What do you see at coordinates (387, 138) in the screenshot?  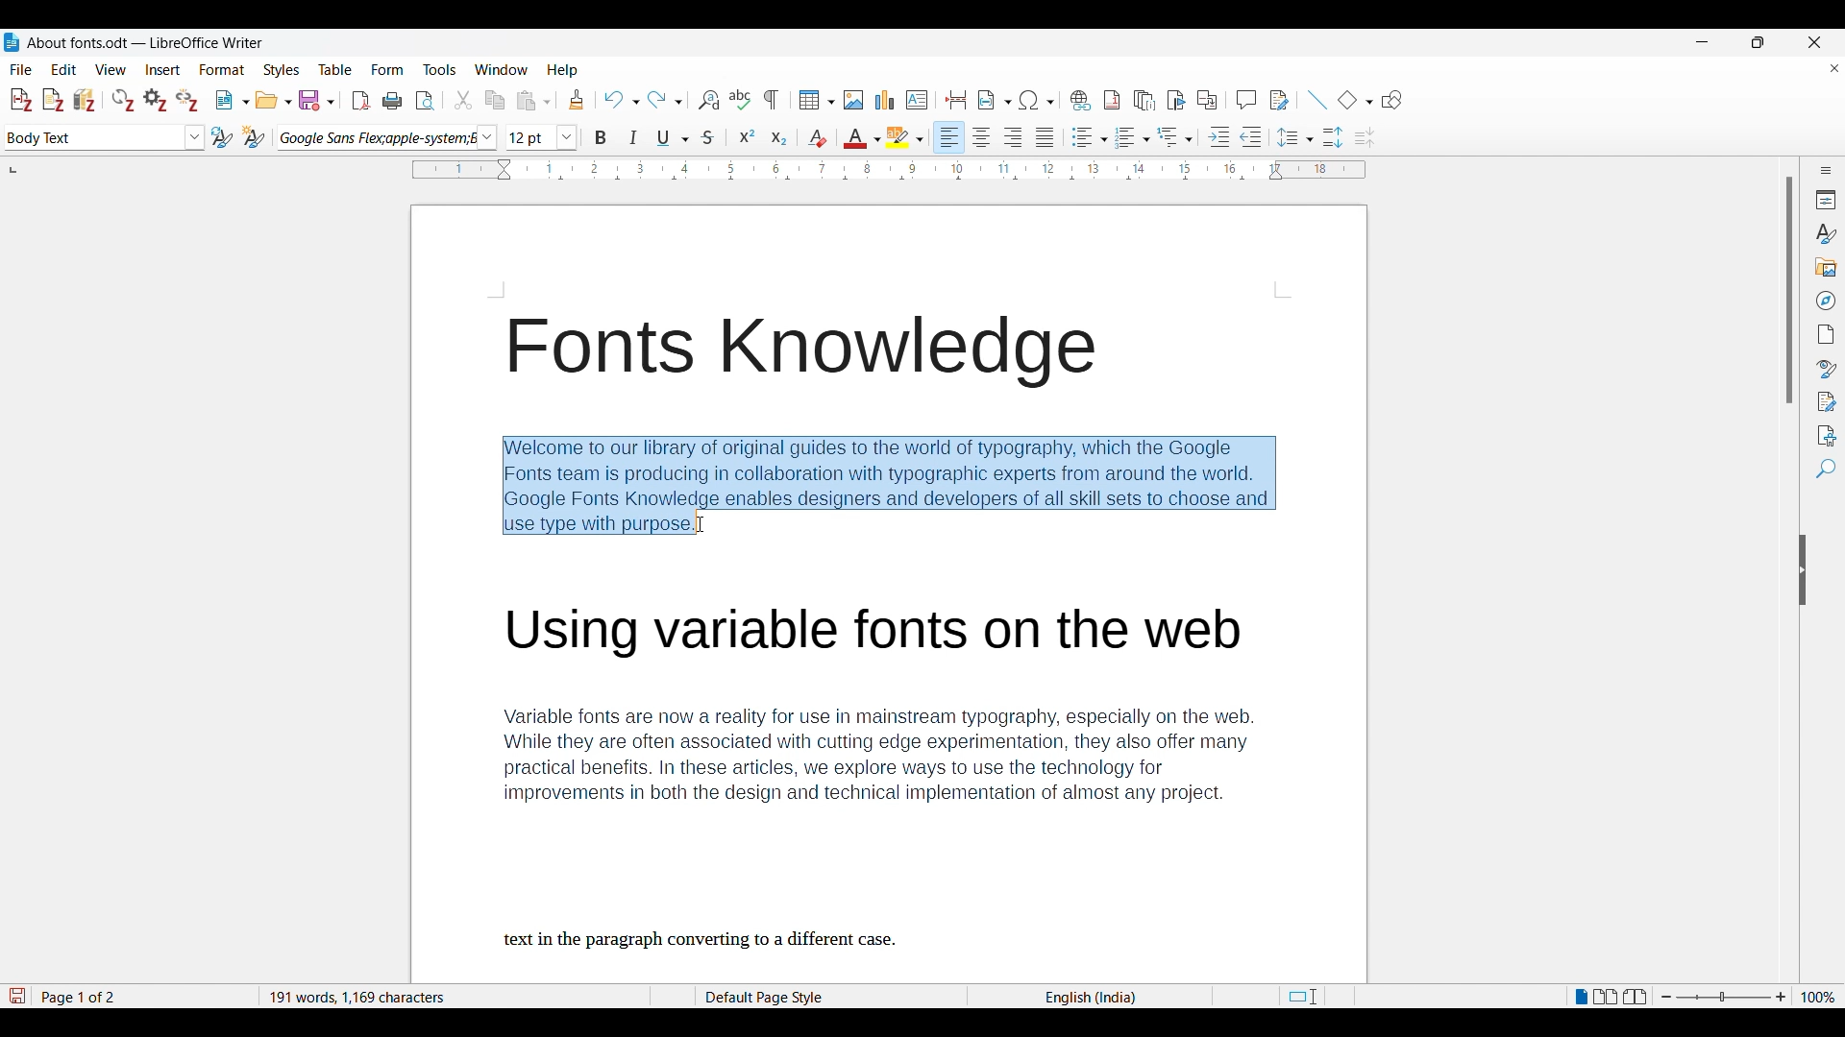 I see `Font options` at bounding box center [387, 138].